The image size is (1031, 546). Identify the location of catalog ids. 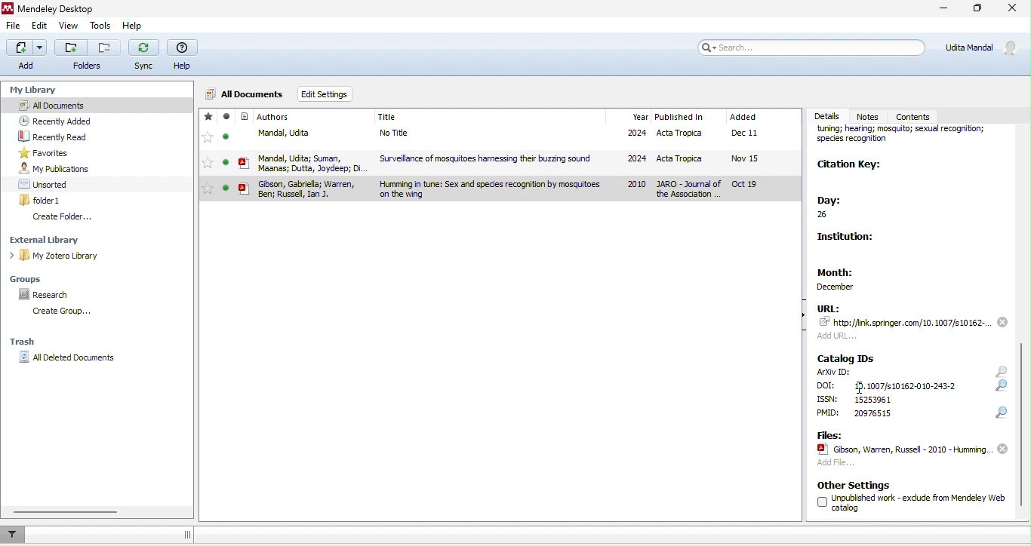
(847, 358).